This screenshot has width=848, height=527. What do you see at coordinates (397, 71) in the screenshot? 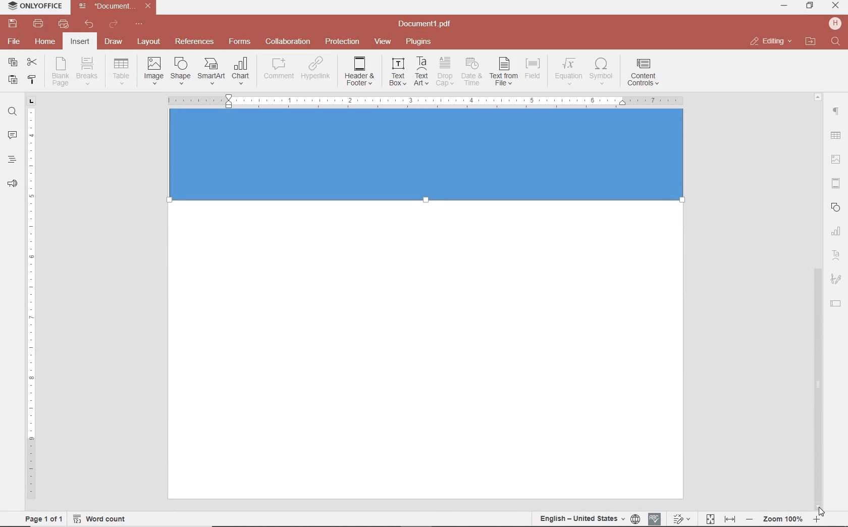
I see `INSERT TEXT BOX` at bounding box center [397, 71].